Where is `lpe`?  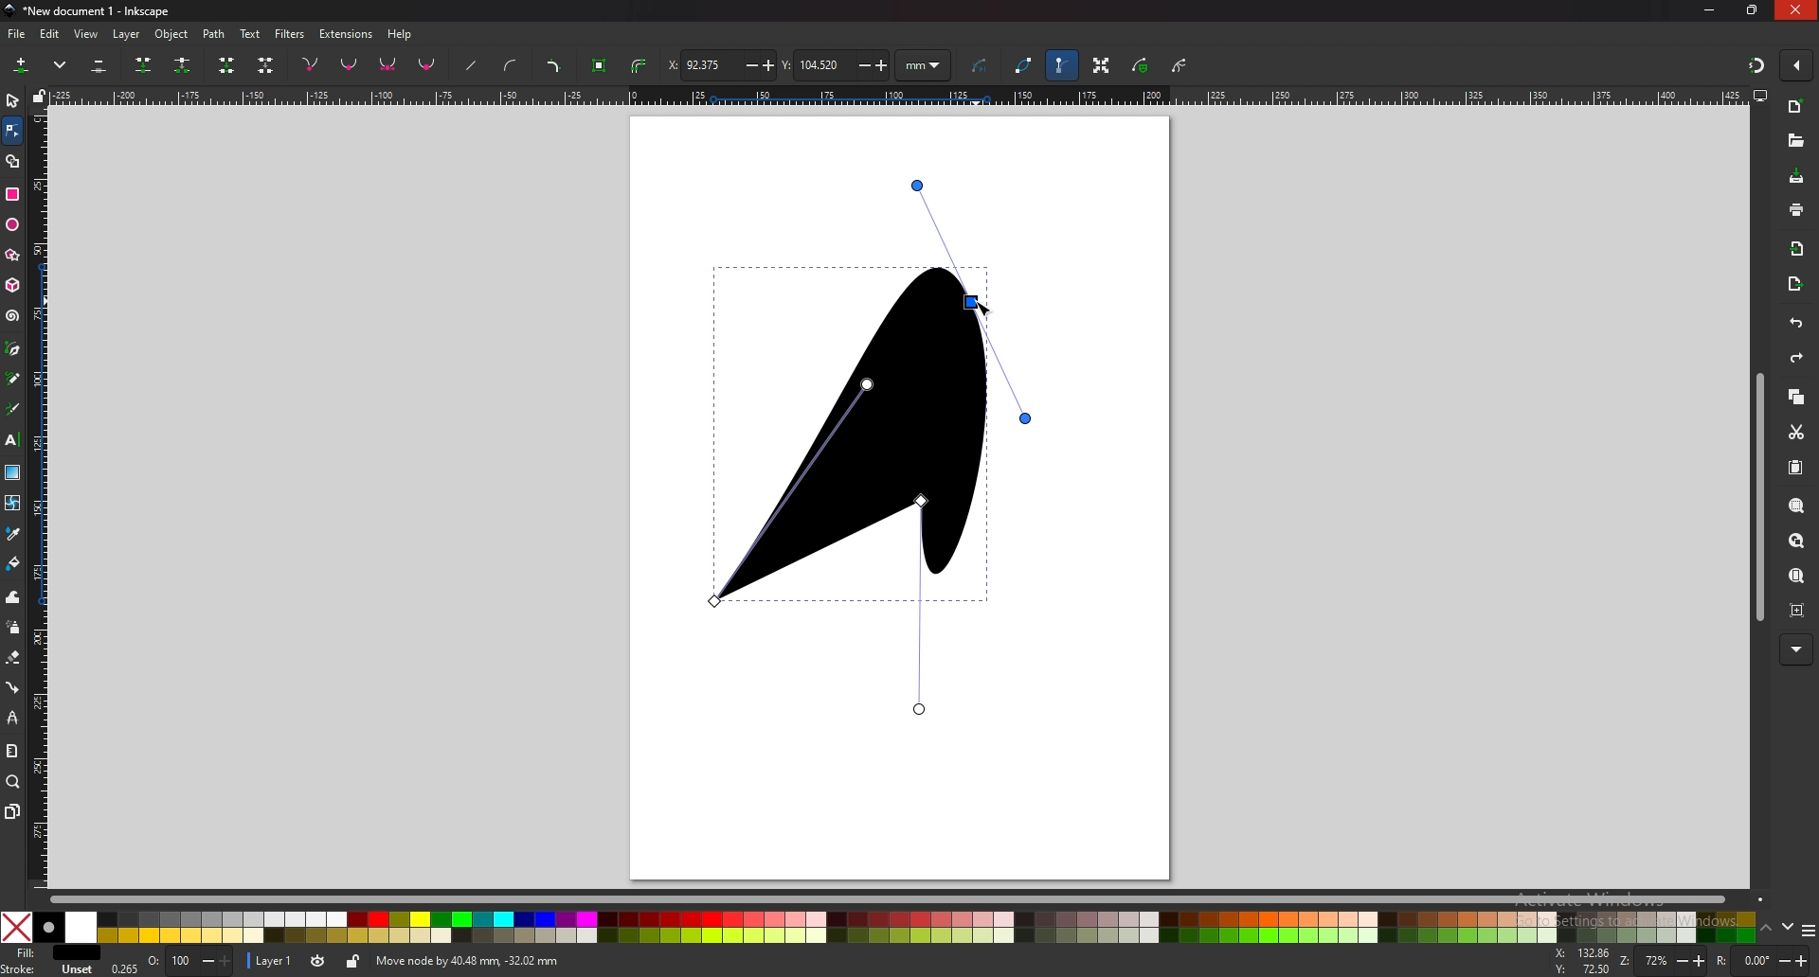 lpe is located at coordinates (12, 717).